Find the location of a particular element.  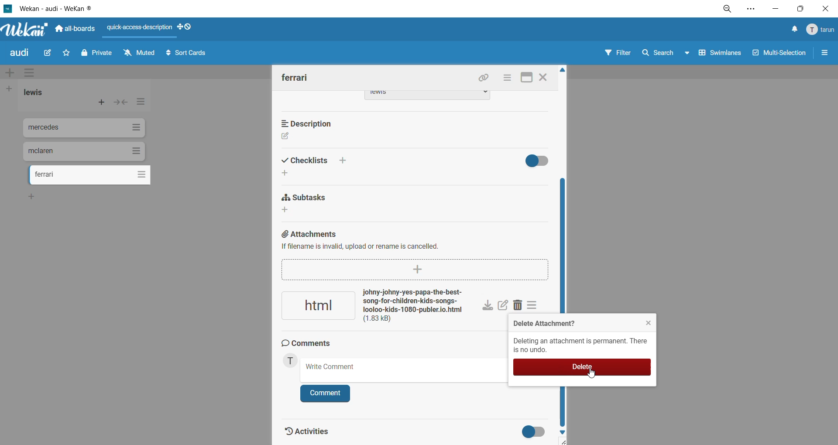

attachment is located at coordinates (378, 307).